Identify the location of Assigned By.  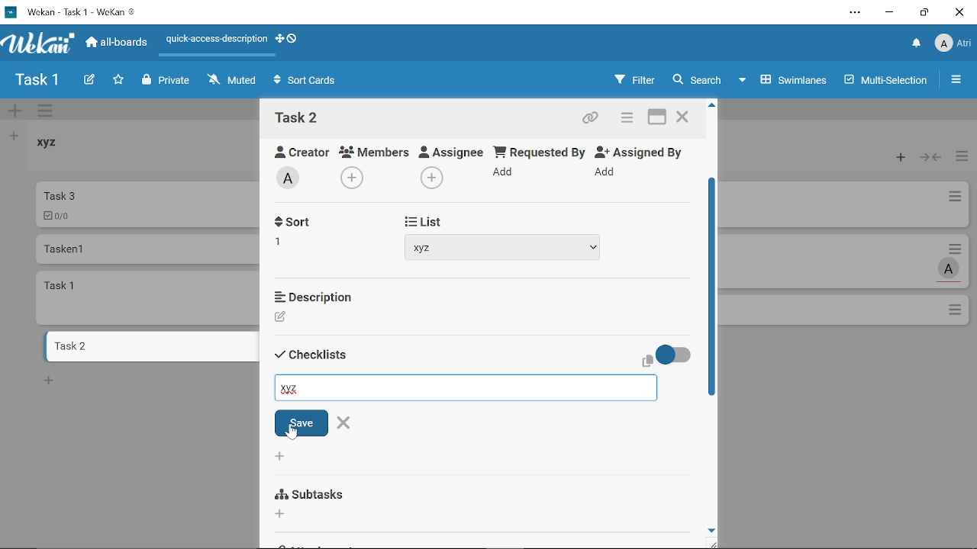
(644, 151).